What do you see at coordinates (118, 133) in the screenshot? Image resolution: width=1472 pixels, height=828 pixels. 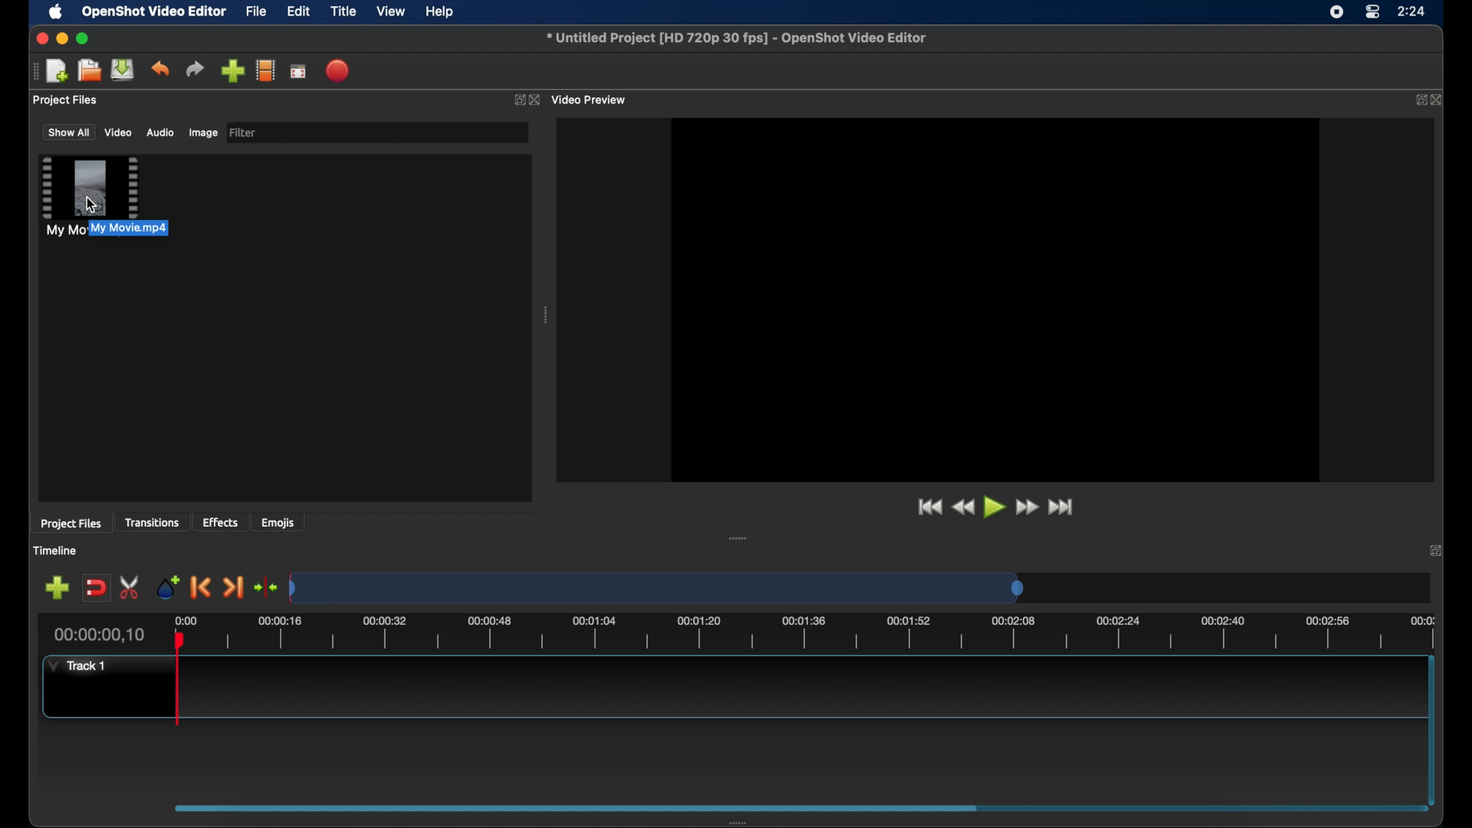 I see `video` at bounding box center [118, 133].